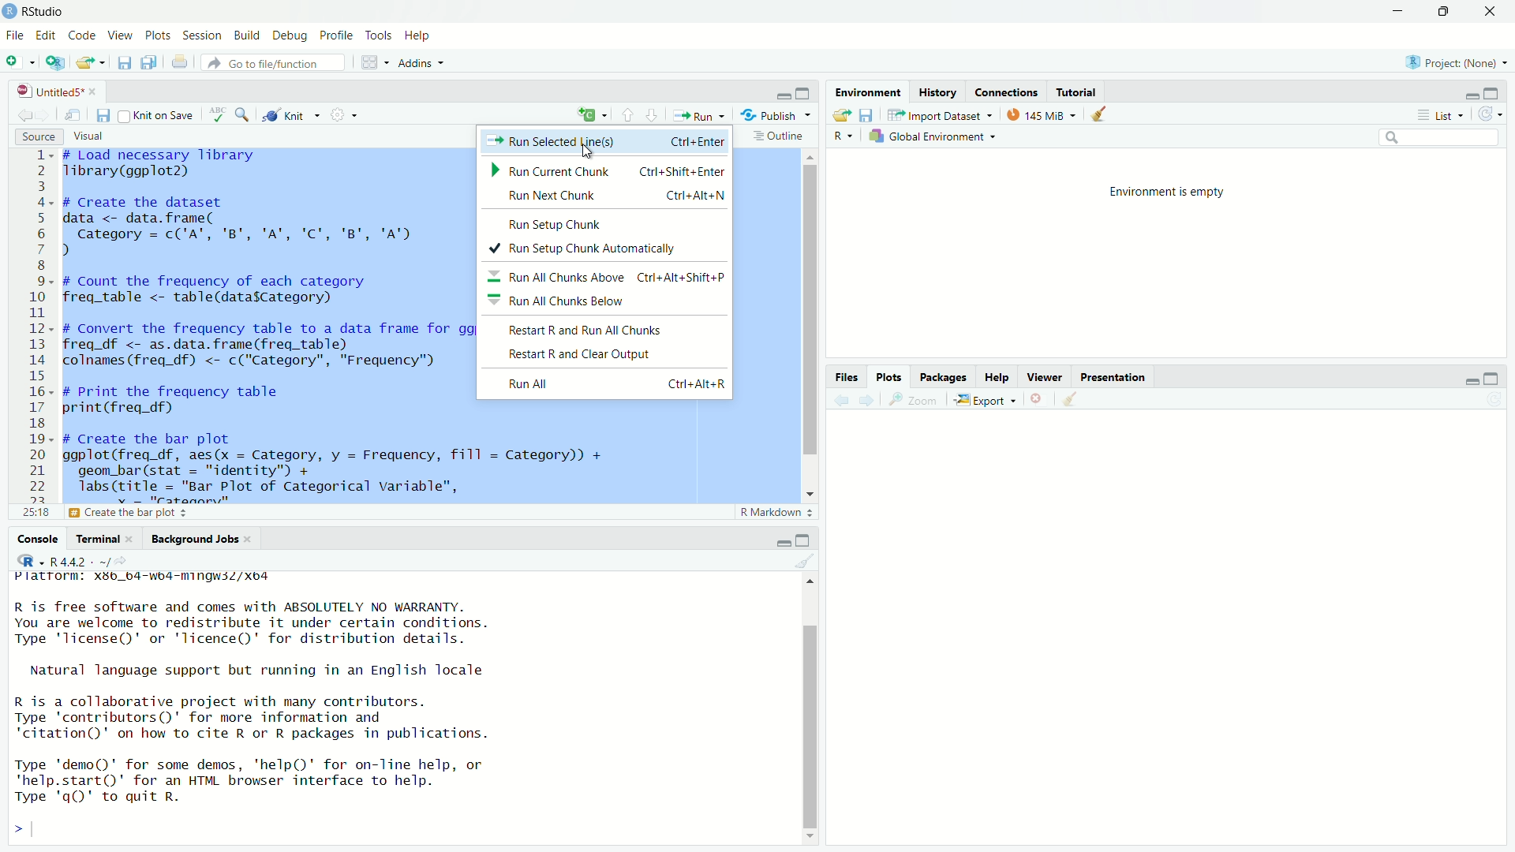 This screenshot has height=852, width=1515. I want to click on list, so click(1445, 115).